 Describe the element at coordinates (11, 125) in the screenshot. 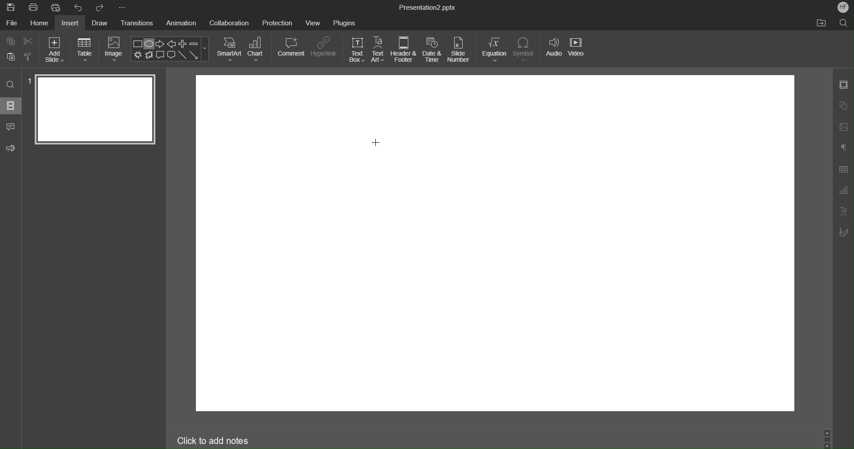

I see `Comment` at that location.